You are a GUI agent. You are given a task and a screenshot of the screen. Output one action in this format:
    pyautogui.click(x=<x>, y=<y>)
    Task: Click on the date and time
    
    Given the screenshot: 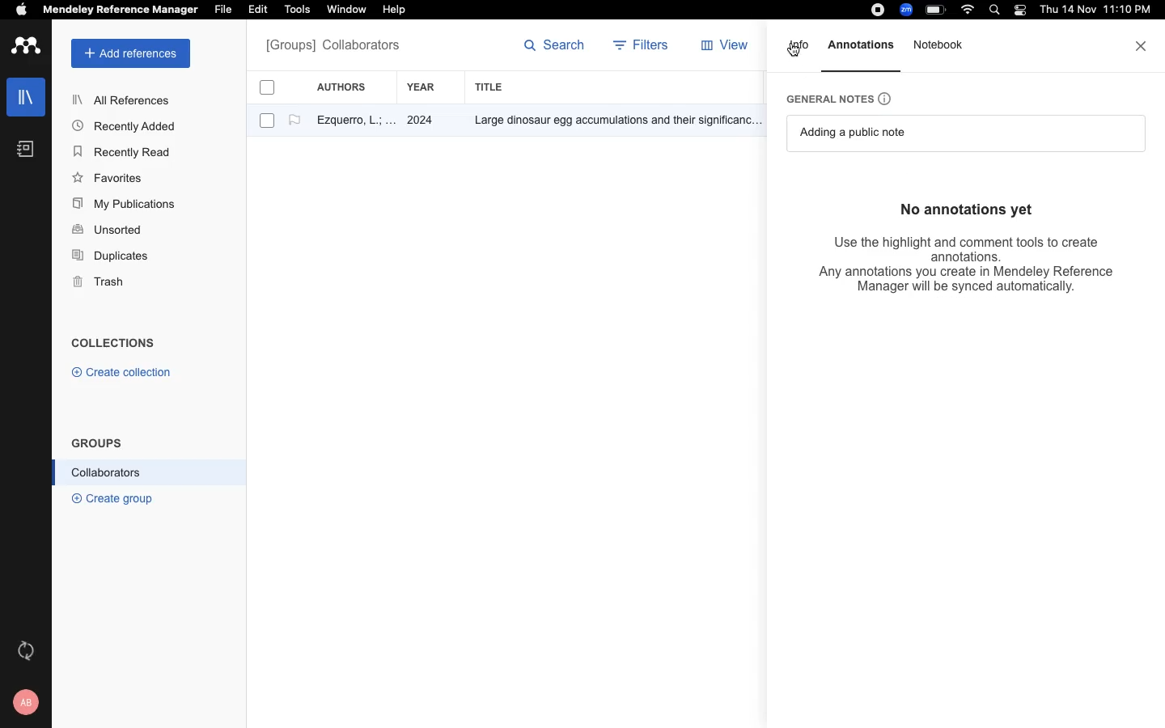 What is the action you would take?
    pyautogui.click(x=1092, y=11)
    